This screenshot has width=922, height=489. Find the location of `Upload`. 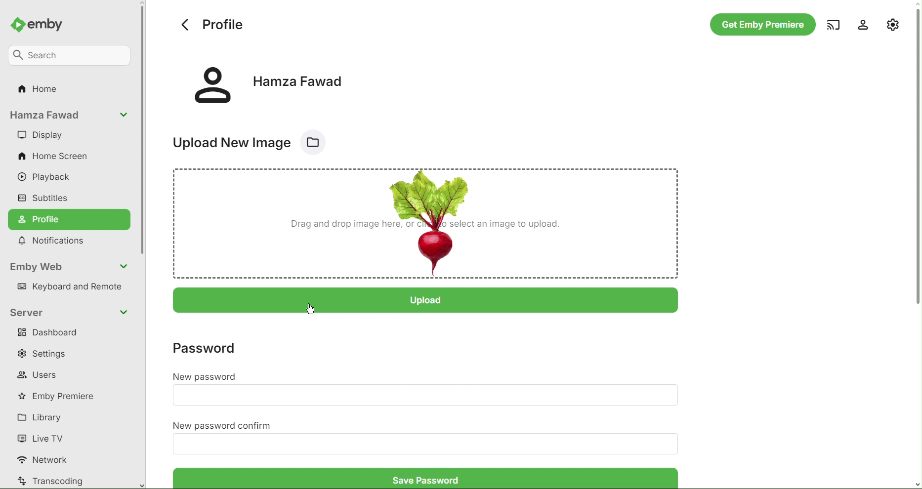

Upload is located at coordinates (430, 299).